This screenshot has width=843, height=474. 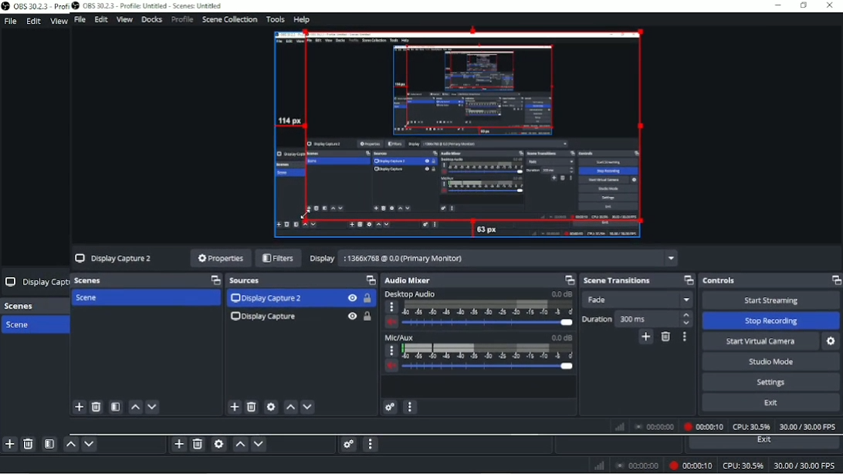 What do you see at coordinates (373, 445) in the screenshot?
I see `Audio mixer menu` at bounding box center [373, 445].